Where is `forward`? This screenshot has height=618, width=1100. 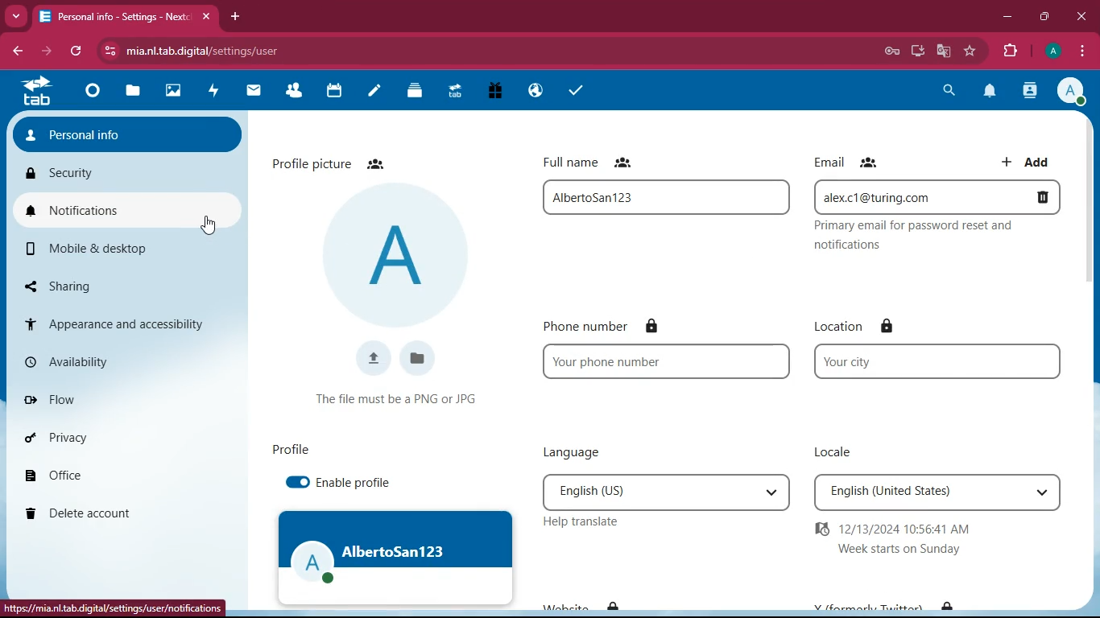 forward is located at coordinates (44, 51).